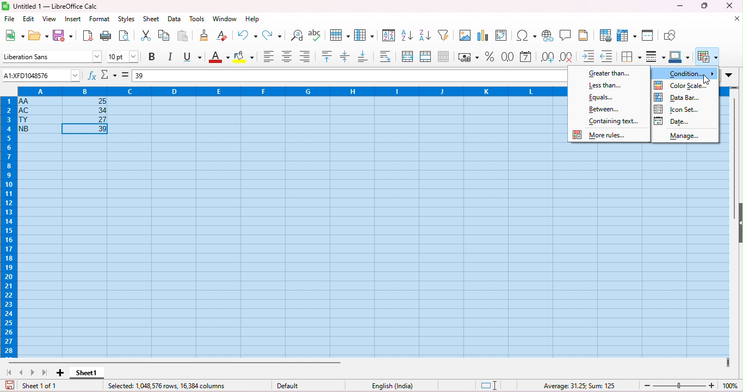 The image size is (743, 392). Describe the element at coordinates (489, 386) in the screenshot. I see `standard selection` at that location.